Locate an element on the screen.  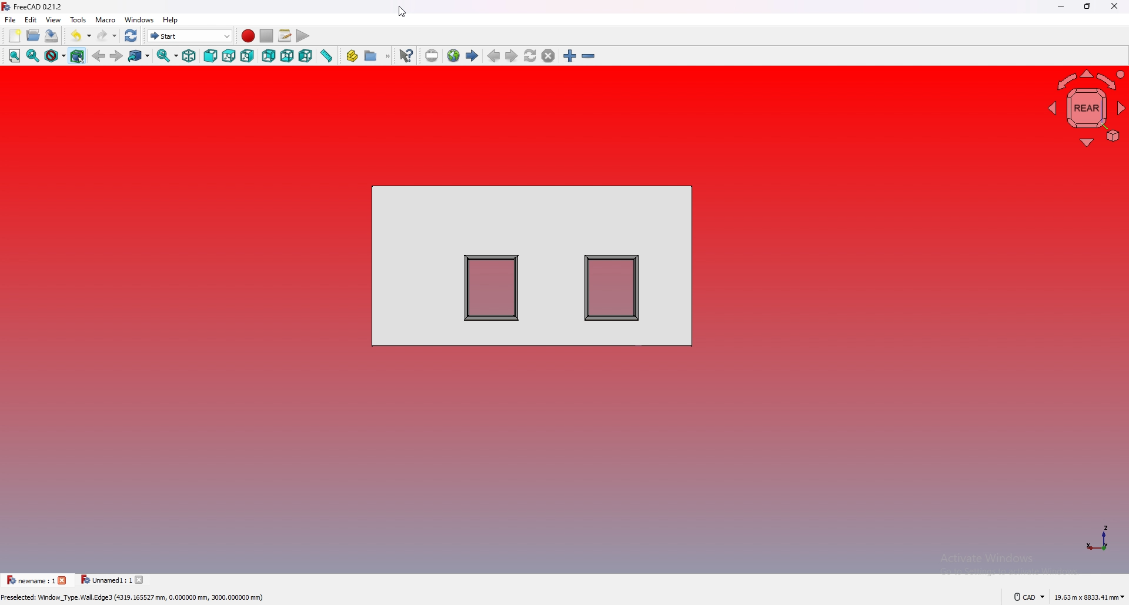
create group is located at coordinates (378, 55).